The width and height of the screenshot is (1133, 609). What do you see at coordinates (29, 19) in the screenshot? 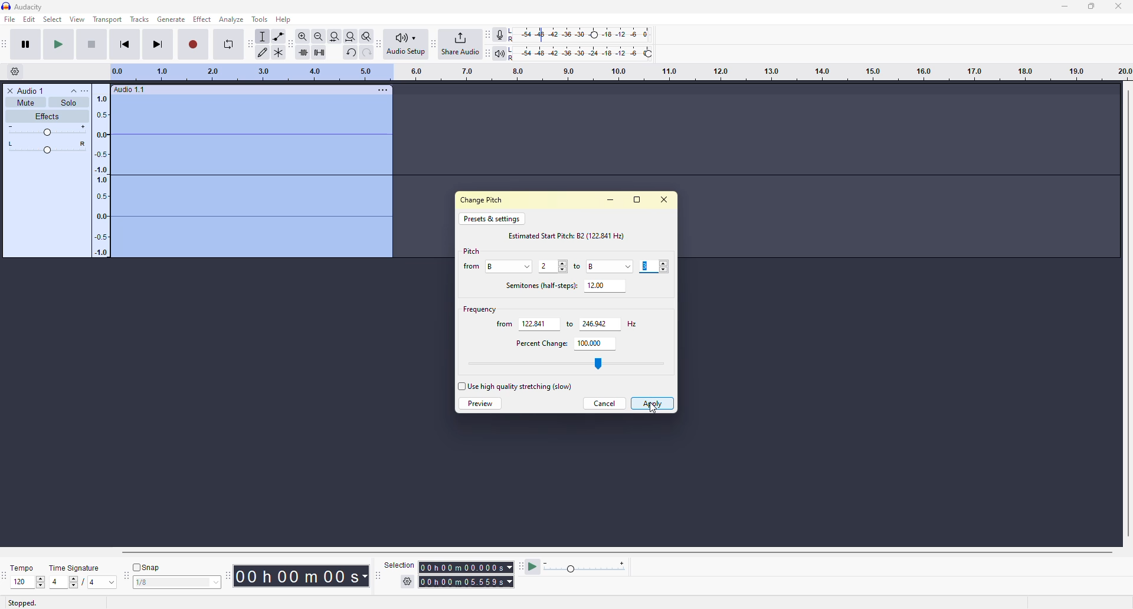
I see `edit` at bounding box center [29, 19].